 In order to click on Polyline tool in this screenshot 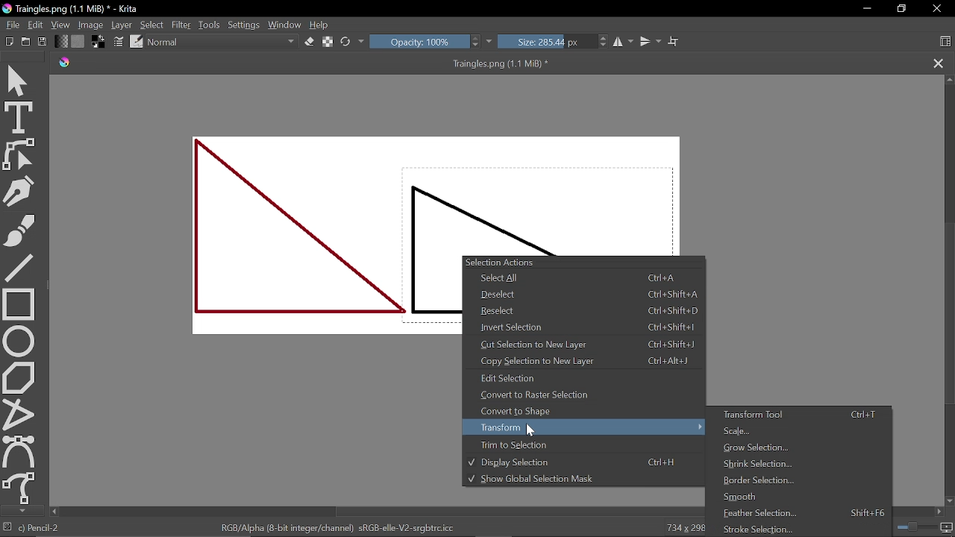, I will do `click(19, 414)`.